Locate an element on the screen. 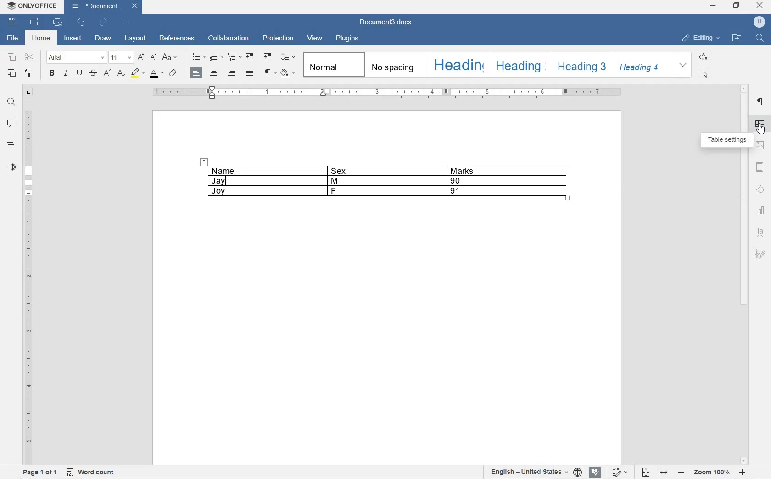  ALIGN RIGHT is located at coordinates (232, 72).